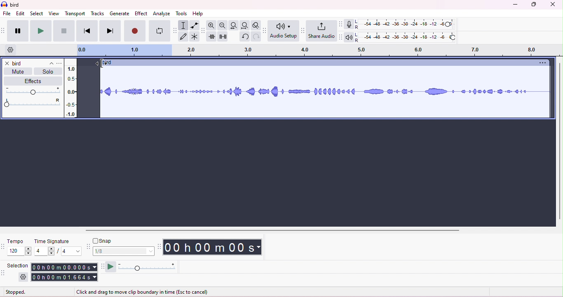 The height and width of the screenshot is (297, 563). I want to click on toggle zoom, so click(256, 26).